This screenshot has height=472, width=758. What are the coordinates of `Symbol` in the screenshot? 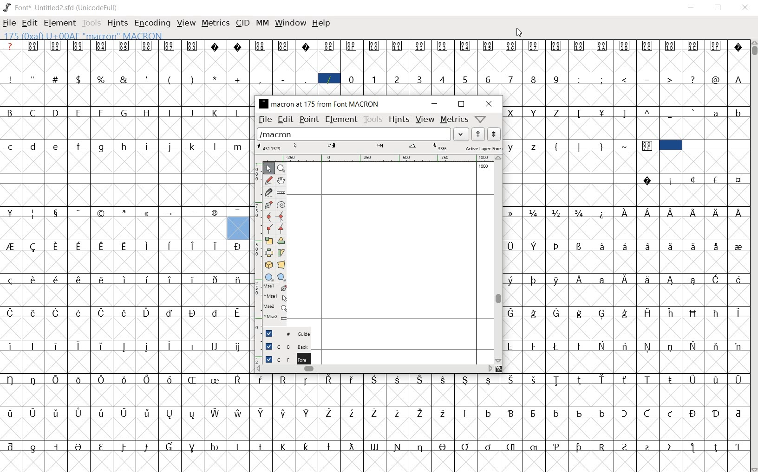 It's located at (534, 346).